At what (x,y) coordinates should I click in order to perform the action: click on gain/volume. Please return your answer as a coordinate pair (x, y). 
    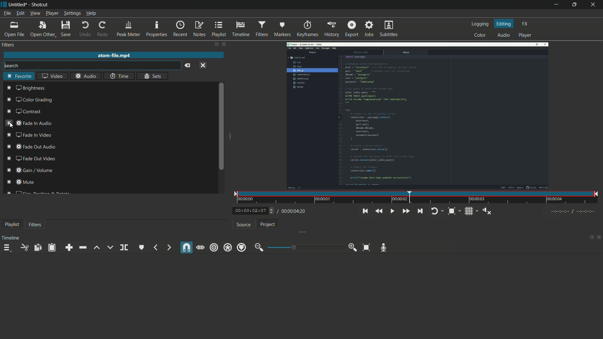
    Looking at the image, I should click on (35, 170).